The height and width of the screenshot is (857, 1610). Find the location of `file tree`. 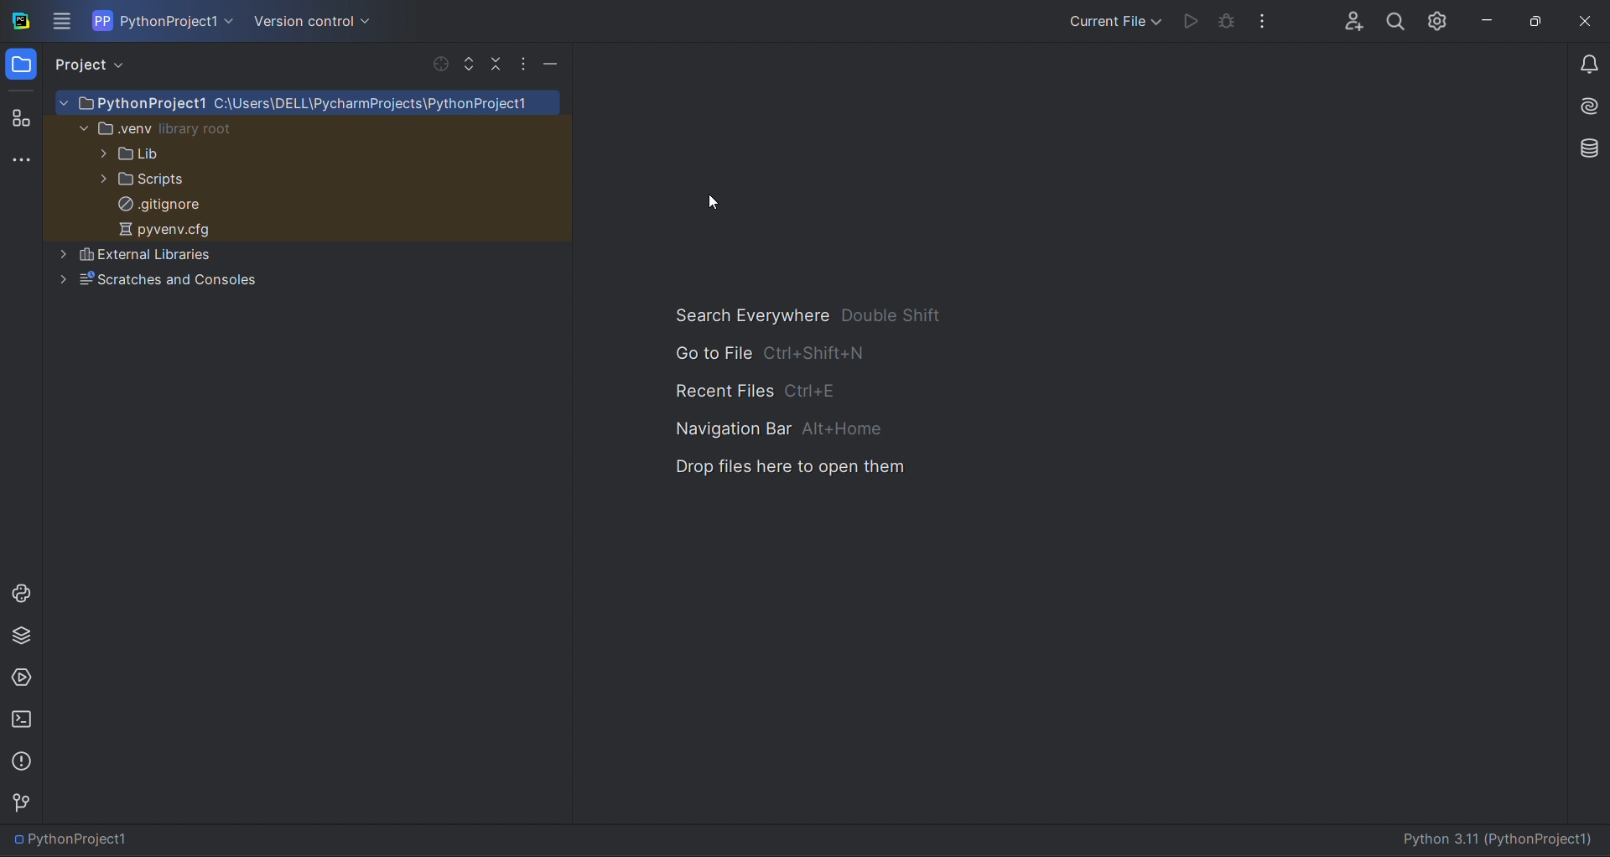

file tree is located at coordinates (309, 198).